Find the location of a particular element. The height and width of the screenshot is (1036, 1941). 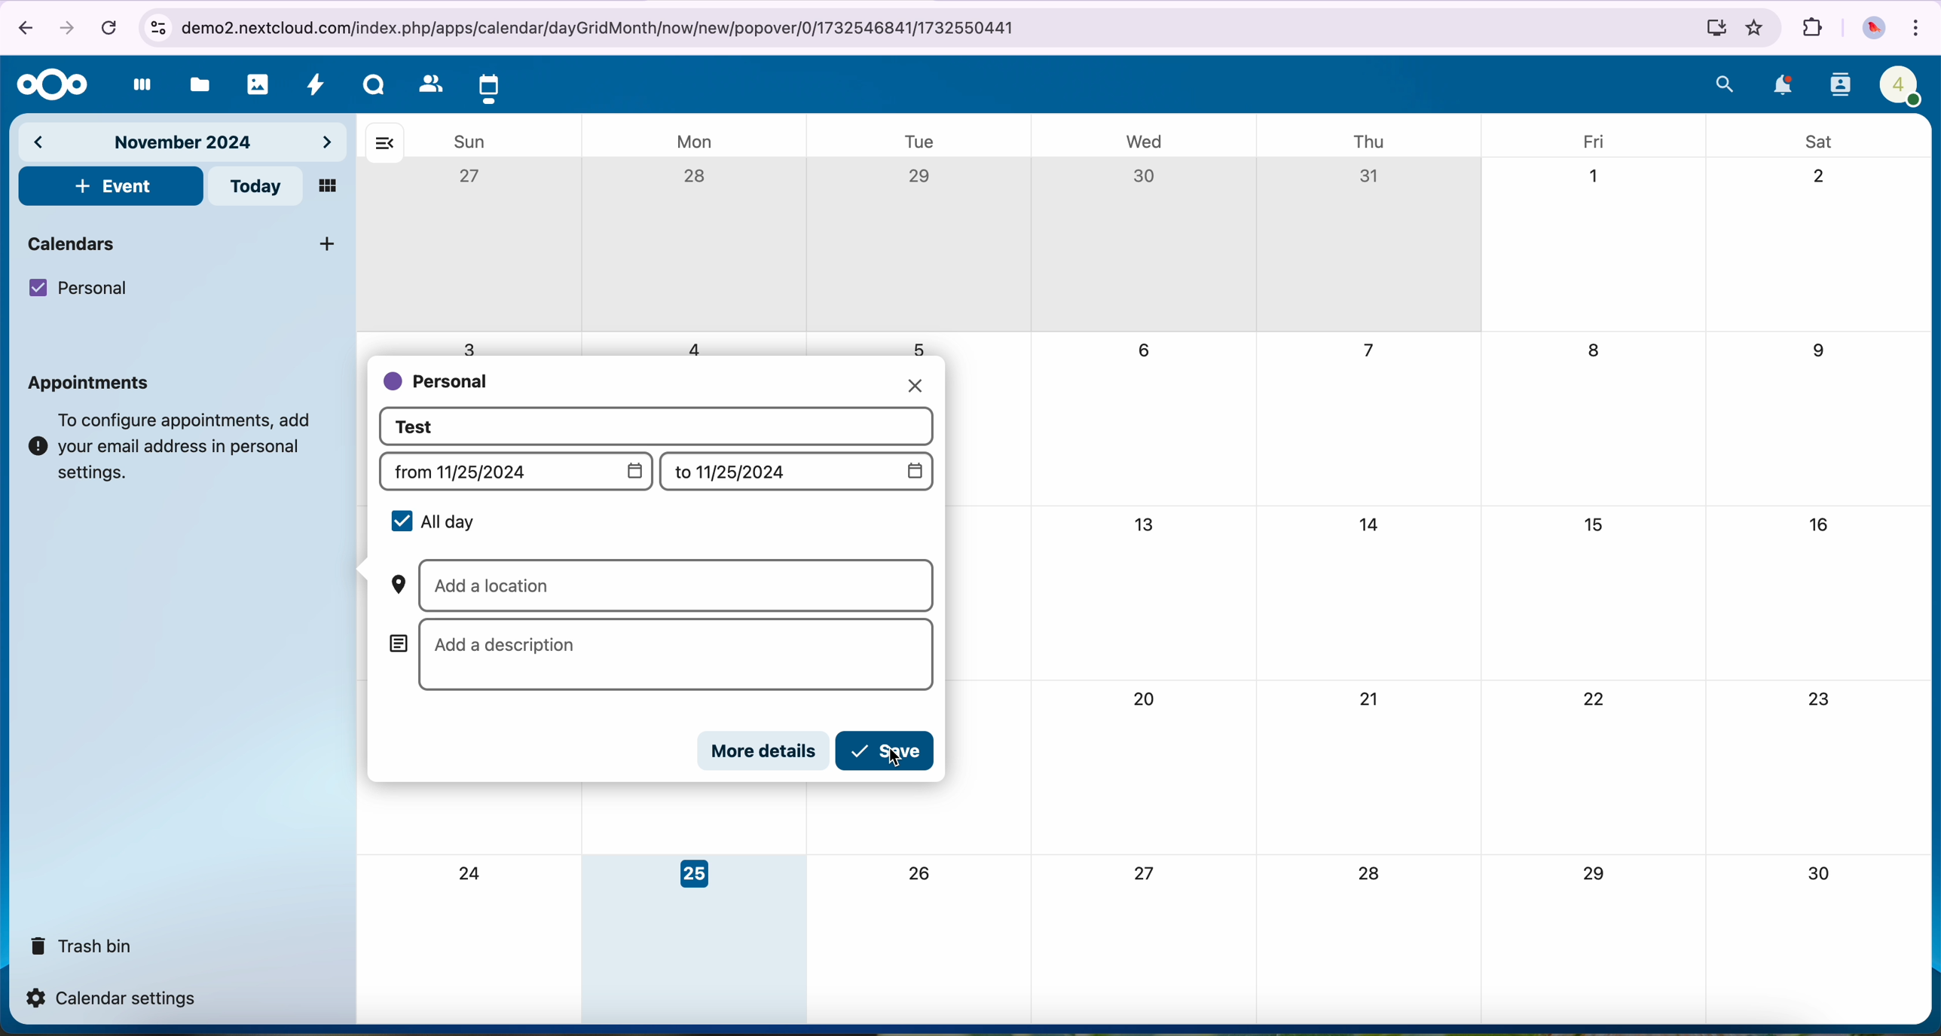

21 is located at coordinates (1372, 698).